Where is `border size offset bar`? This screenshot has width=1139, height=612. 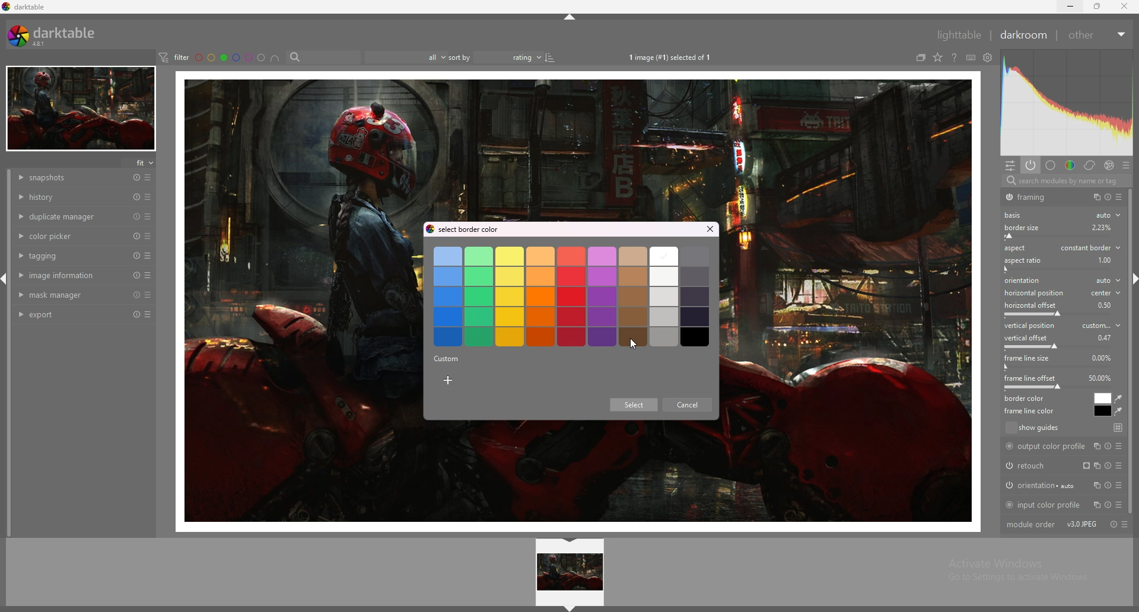
border size offset bar is located at coordinates (1060, 238).